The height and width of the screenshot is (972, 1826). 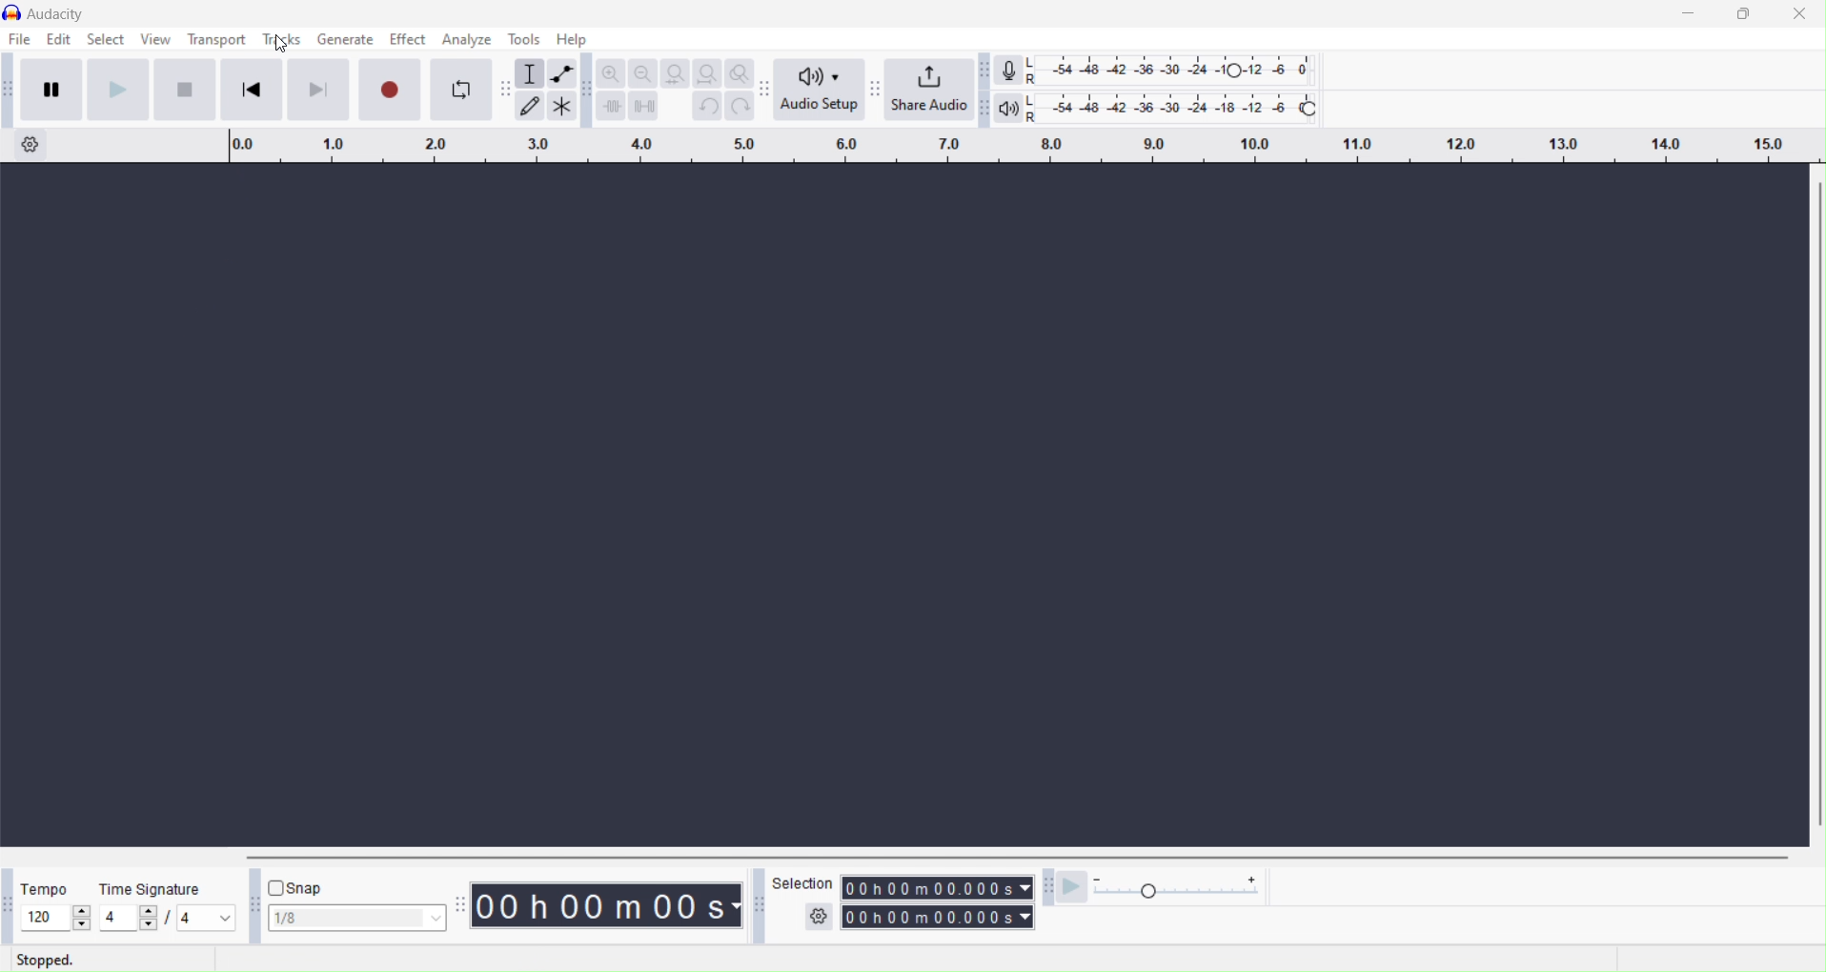 What do you see at coordinates (251, 905) in the screenshot?
I see `Audacity snapping tool` at bounding box center [251, 905].